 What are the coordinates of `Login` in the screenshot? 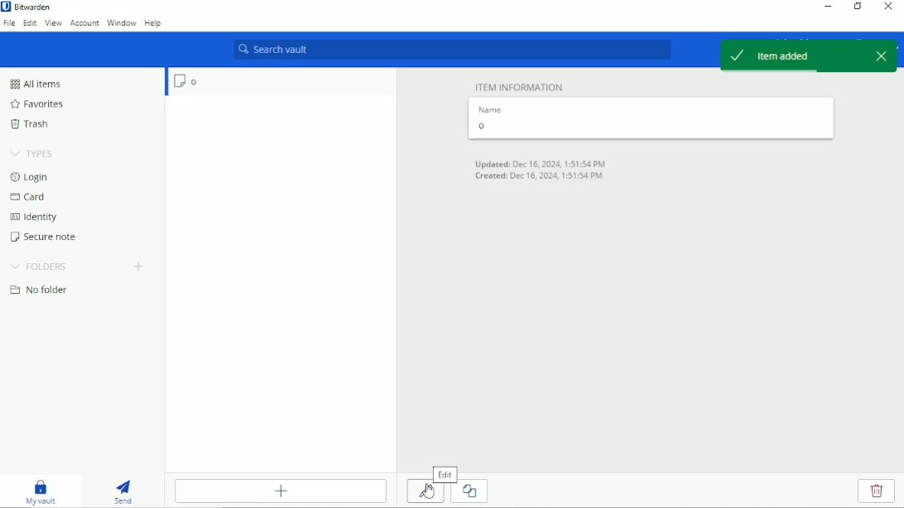 It's located at (31, 176).